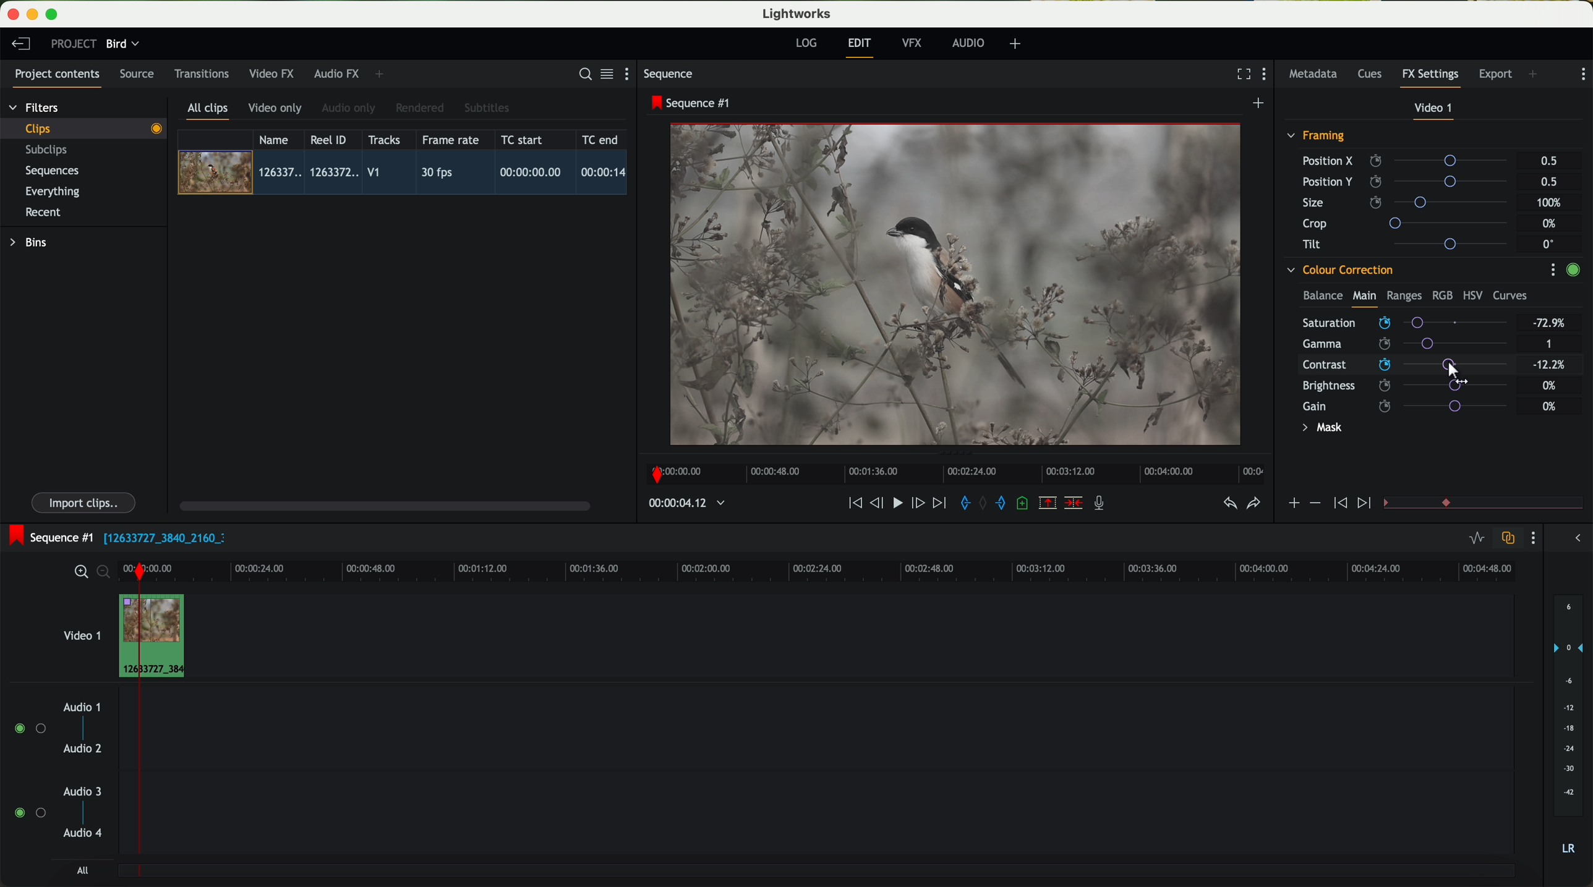 The image size is (1593, 887). Describe the element at coordinates (861, 46) in the screenshot. I see `edit` at that location.